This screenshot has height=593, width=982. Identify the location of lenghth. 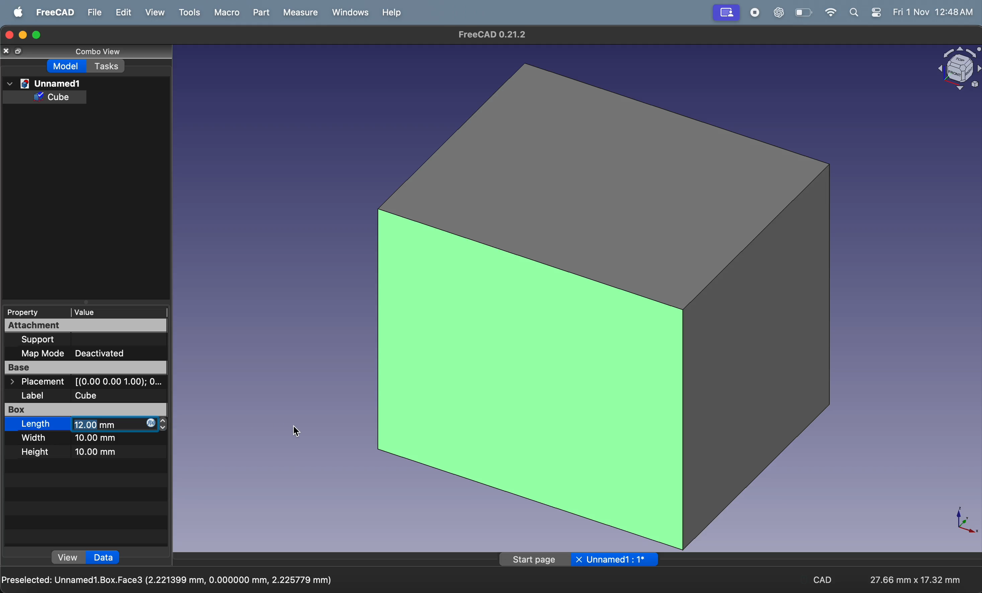
(35, 424).